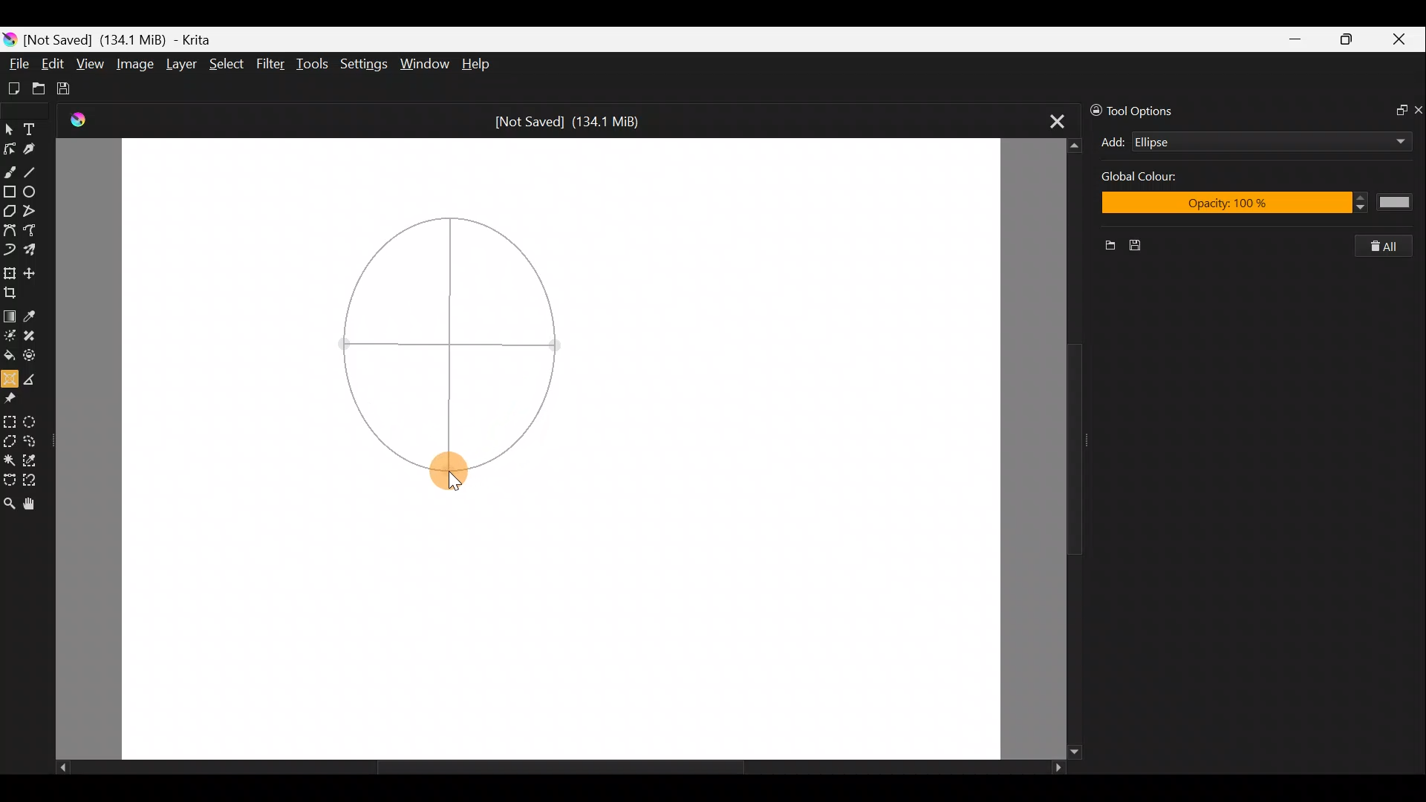  Describe the element at coordinates (1158, 179) in the screenshot. I see `Global color` at that location.